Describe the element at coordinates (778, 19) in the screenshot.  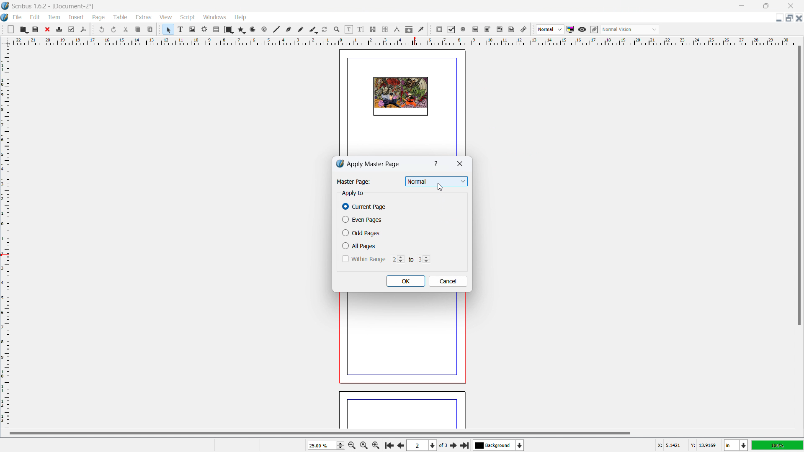
I see `minimize document` at that location.